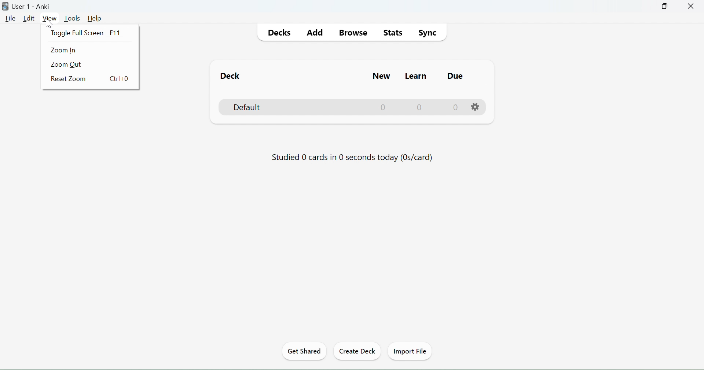 The width and height of the screenshot is (704, 370). What do you see at coordinates (90, 32) in the screenshot?
I see `toggle full screen` at bounding box center [90, 32].